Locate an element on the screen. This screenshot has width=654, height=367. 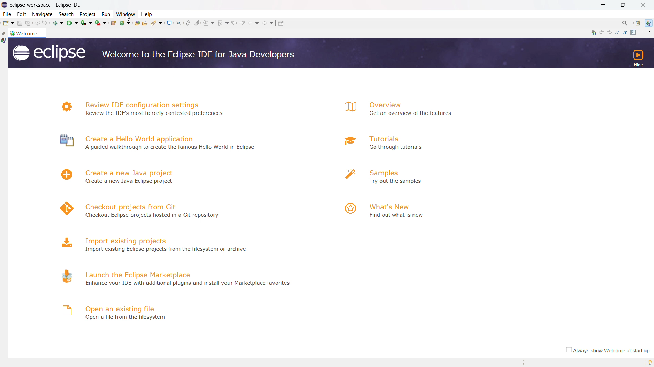
java is located at coordinates (4, 41).